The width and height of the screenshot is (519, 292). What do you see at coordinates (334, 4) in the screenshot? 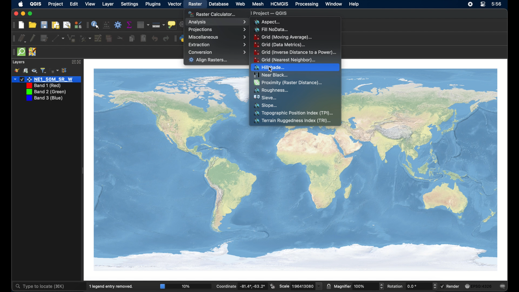
I see `window` at bounding box center [334, 4].